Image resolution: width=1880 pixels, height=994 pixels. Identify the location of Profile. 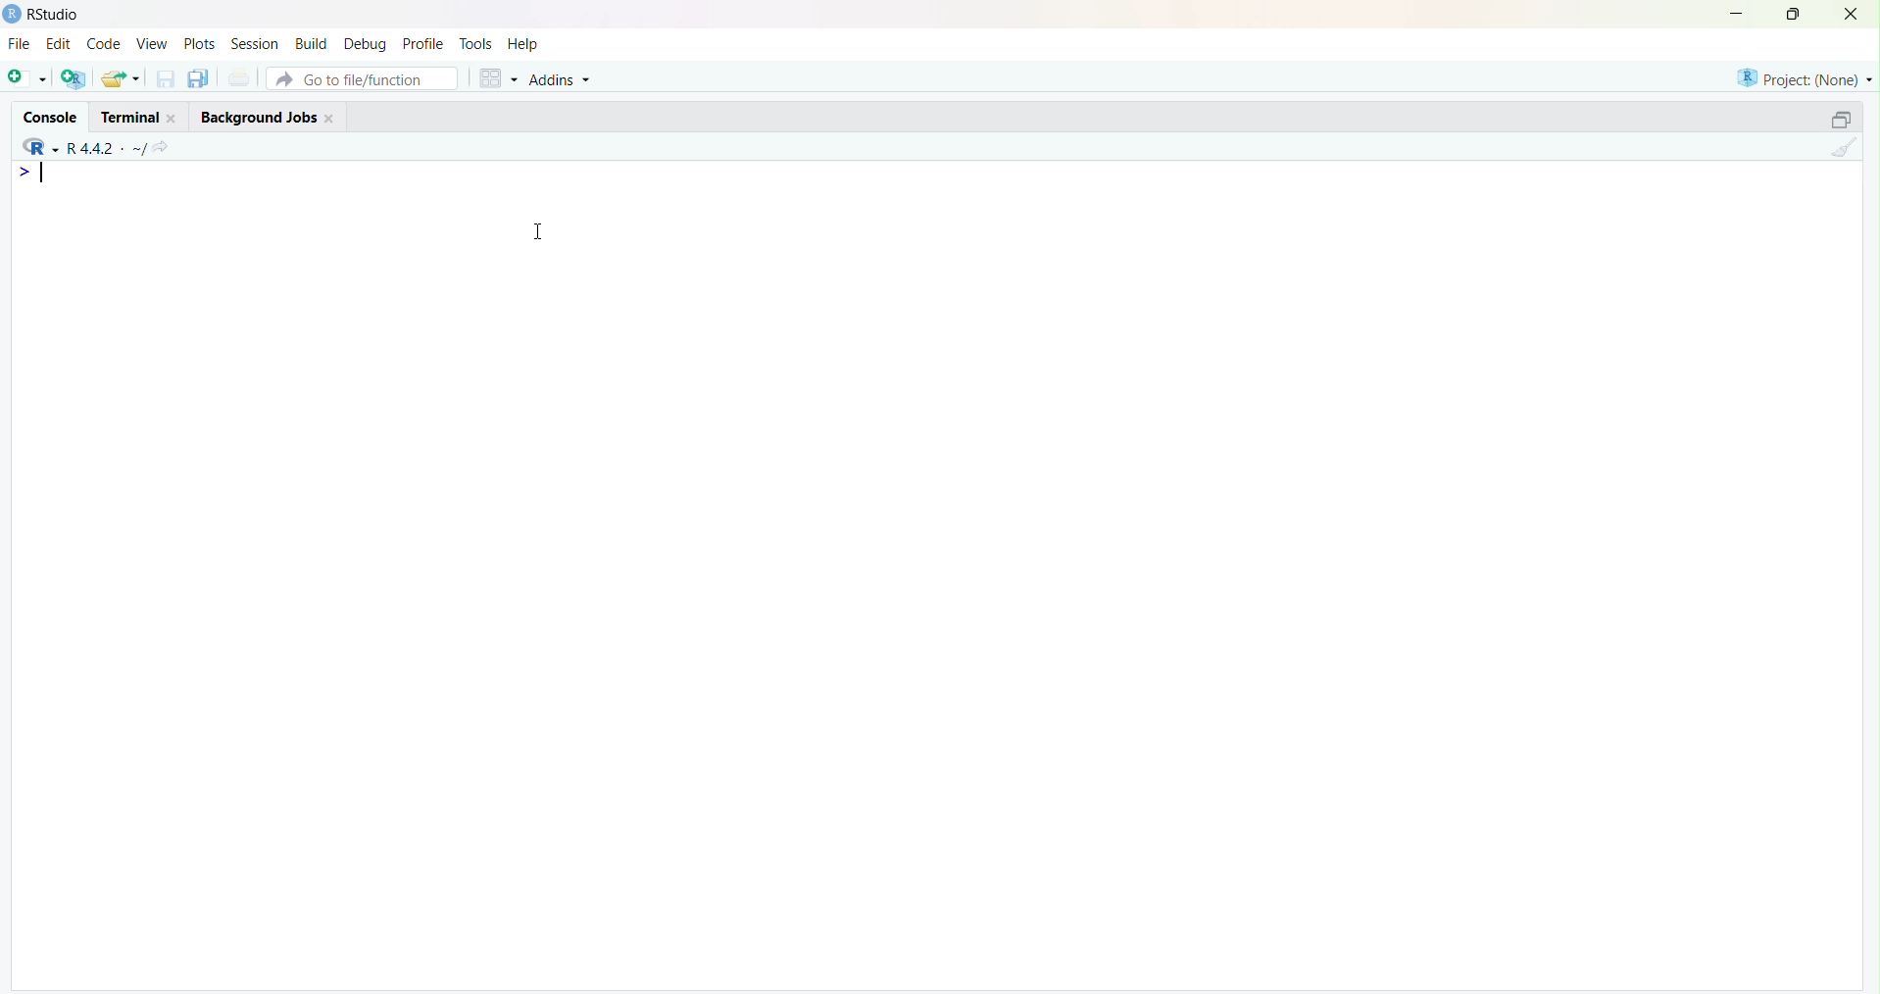
(422, 43).